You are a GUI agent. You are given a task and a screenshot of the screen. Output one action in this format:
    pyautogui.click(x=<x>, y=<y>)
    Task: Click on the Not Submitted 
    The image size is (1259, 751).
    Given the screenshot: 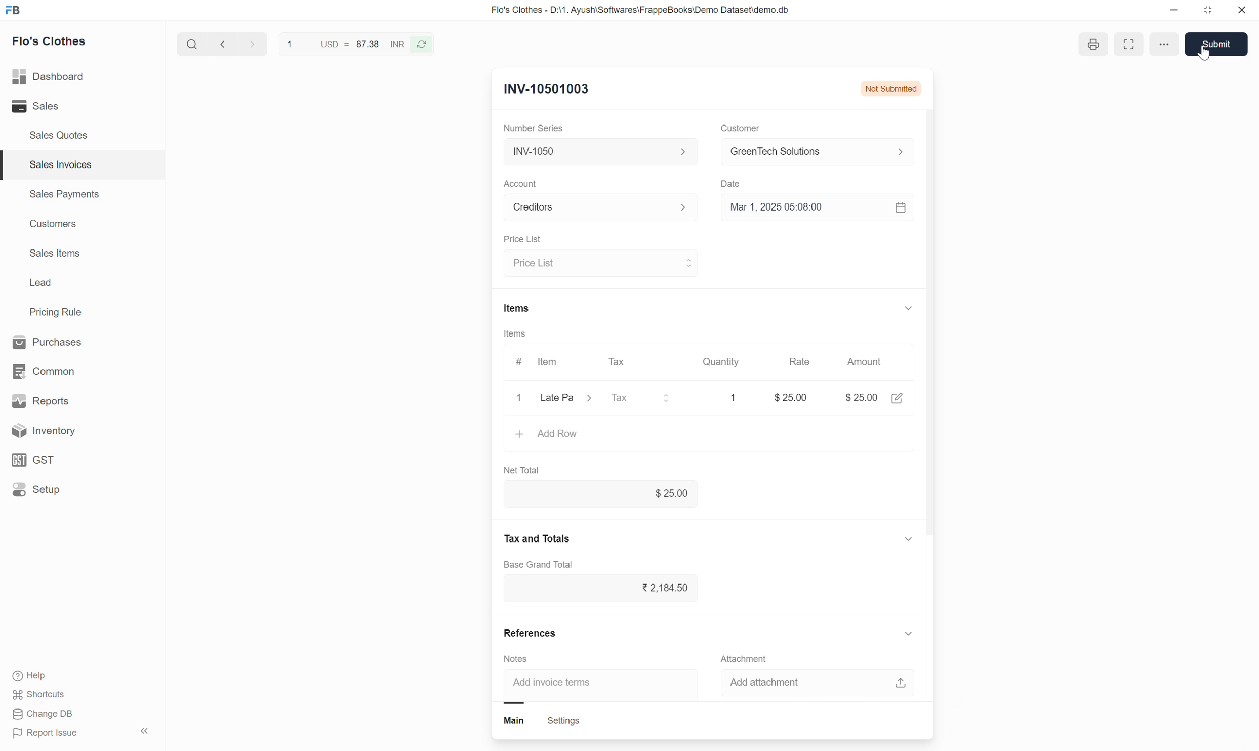 What is the action you would take?
    pyautogui.click(x=889, y=89)
    